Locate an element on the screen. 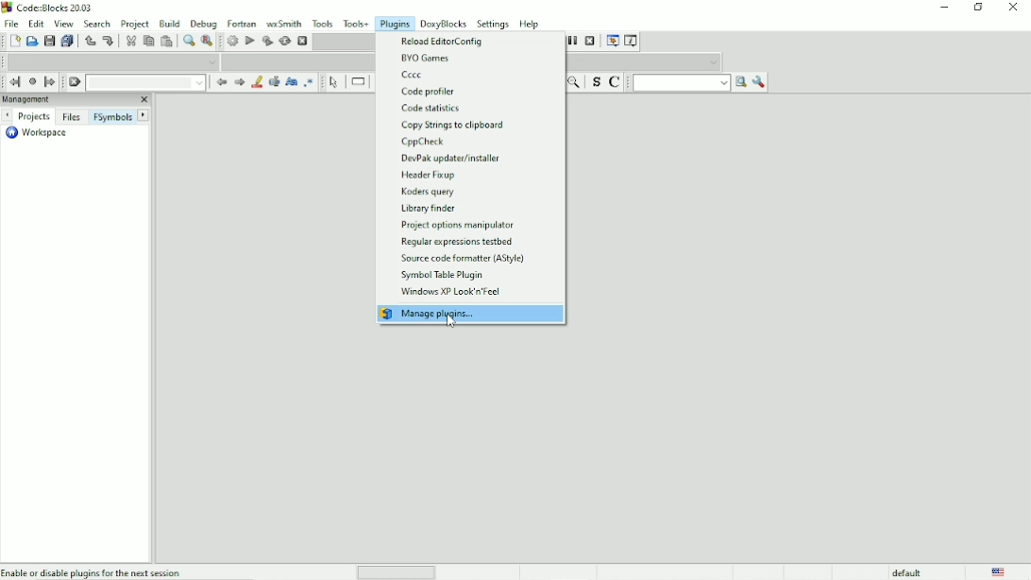 This screenshot has width=1031, height=580. Next is located at coordinates (239, 82).